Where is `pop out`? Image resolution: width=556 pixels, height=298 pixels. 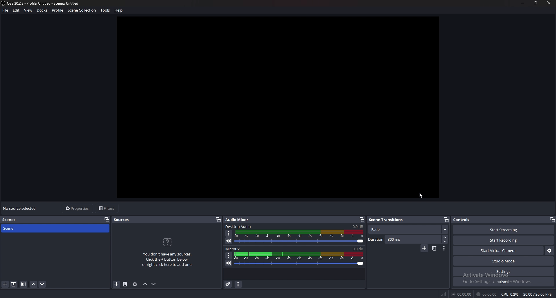 pop out is located at coordinates (552, 219).